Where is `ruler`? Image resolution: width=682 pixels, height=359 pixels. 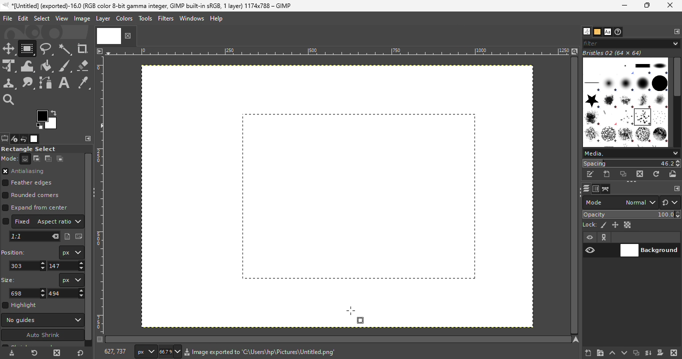
ruler is located at coordinates (335, 54).